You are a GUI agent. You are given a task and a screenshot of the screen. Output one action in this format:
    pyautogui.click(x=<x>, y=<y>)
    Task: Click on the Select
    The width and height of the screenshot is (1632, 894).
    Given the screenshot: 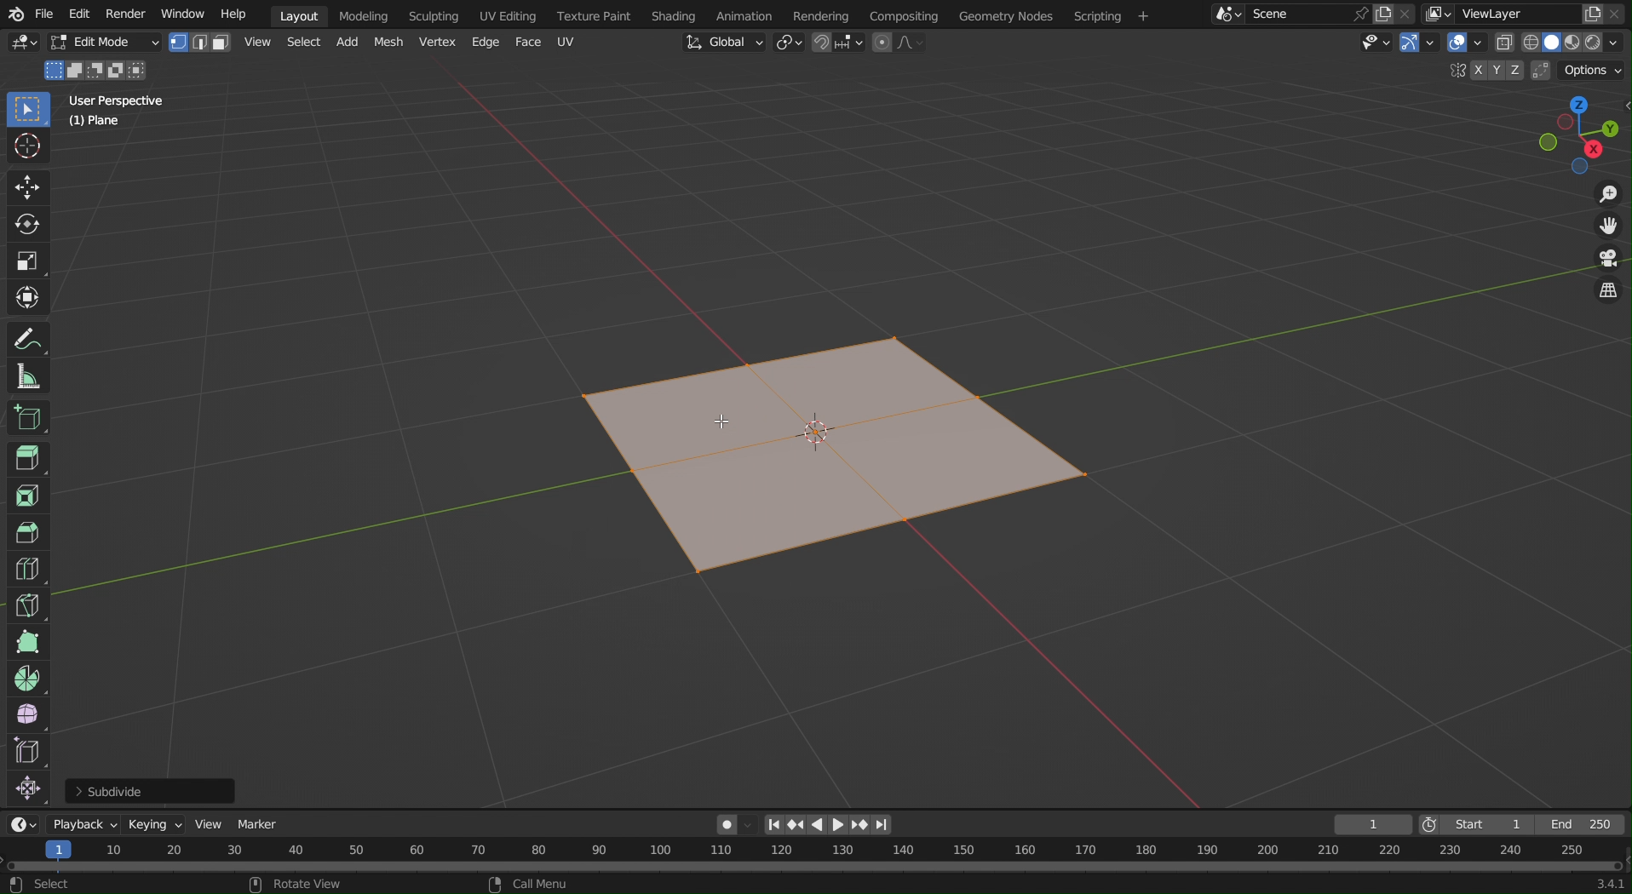 What is the action you would take?
    pyautogui.click(x=42, y=885)
    